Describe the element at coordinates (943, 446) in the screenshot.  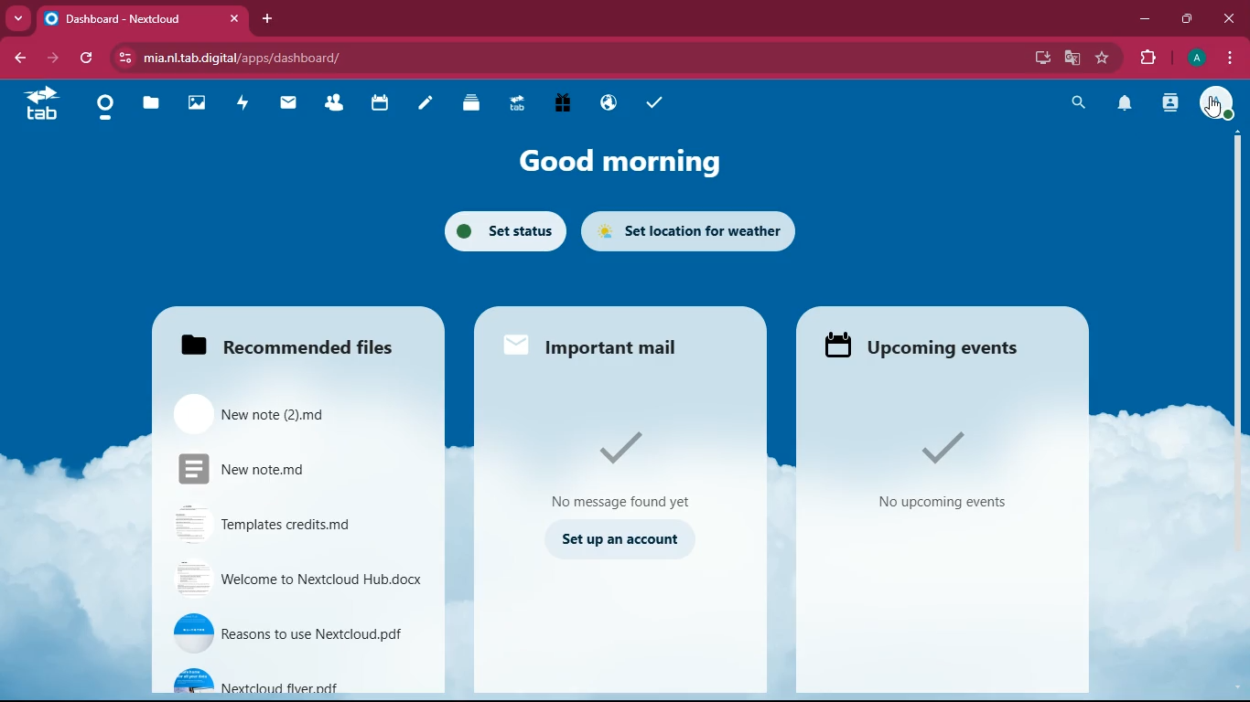
I see `Tick` at that location.